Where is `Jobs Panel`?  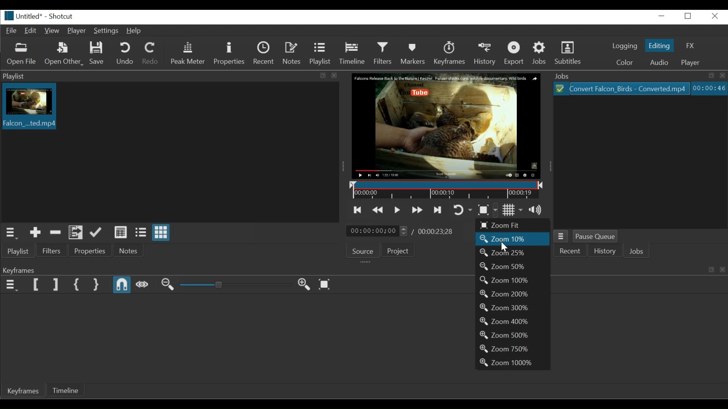
Jobs Panel is located at coordinates (637, 76).